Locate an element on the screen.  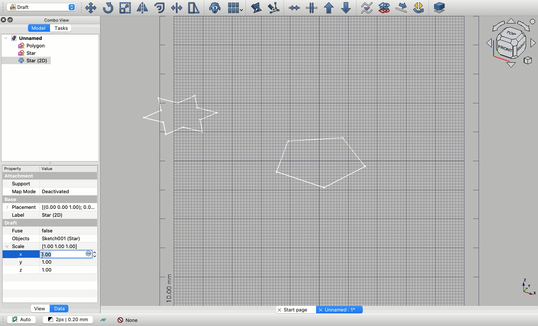
Edit is located at coordinates (256, 8).